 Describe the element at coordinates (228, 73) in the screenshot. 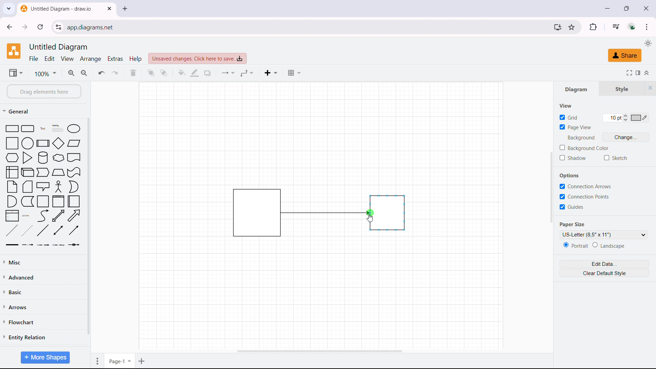

I see `conncetion` at that location.